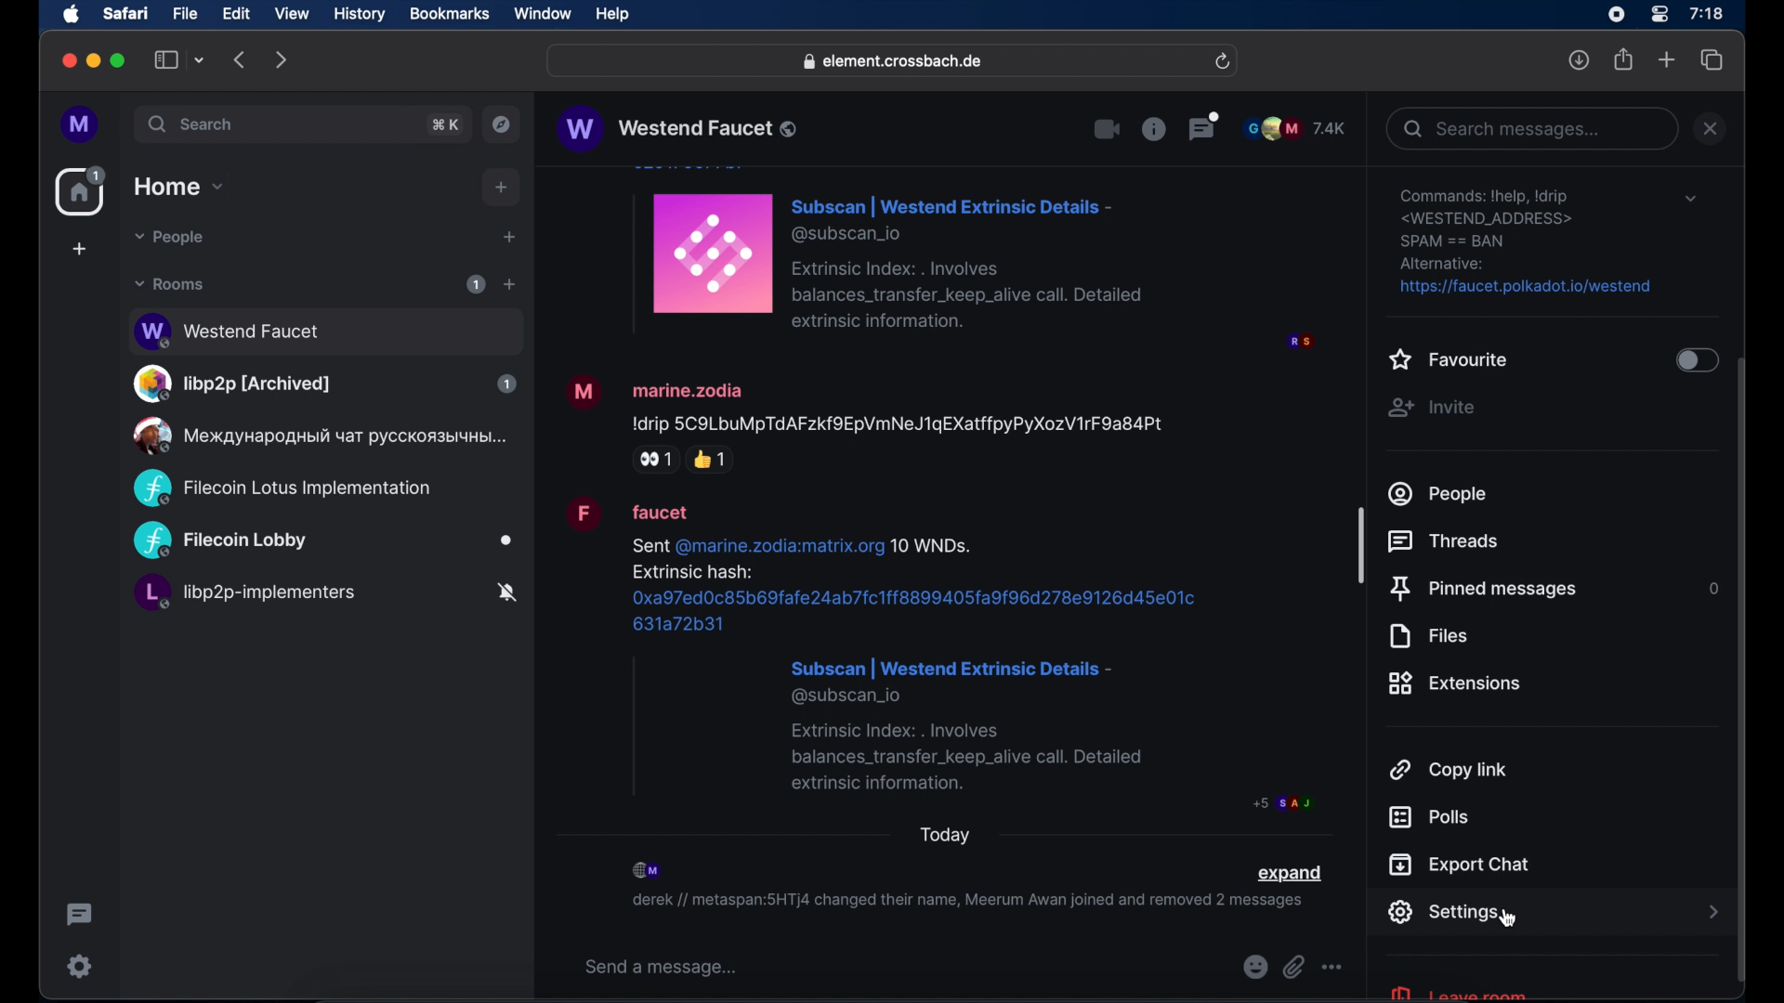 The width and height of the screenshot is (1784, 1003). I want to click on scroll bar, so click(1742, 672).